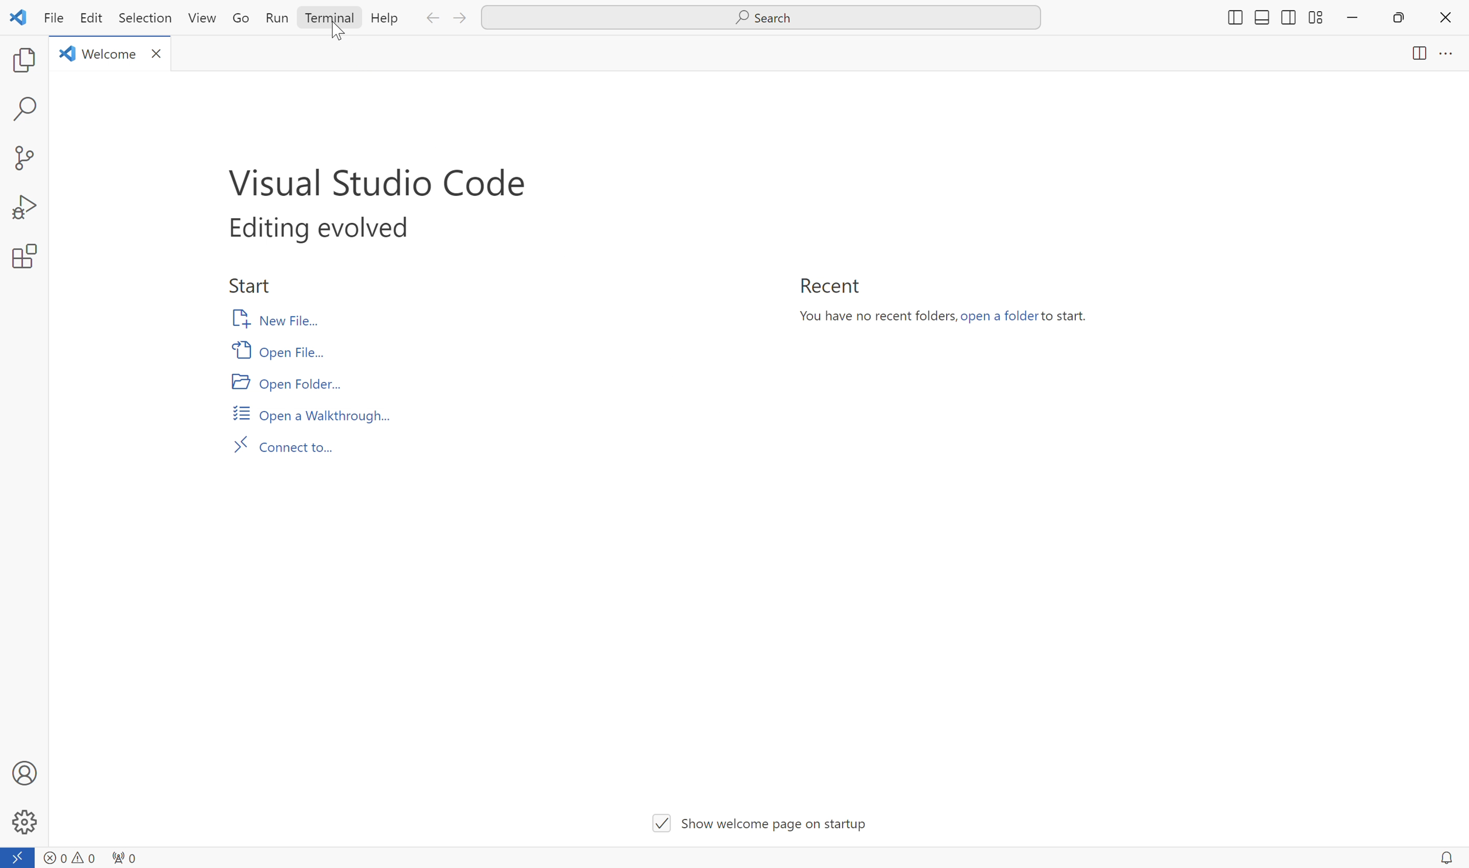  What do you see at coordinates (1352, 18) in the screenshot?
I see `minimize` at bounding box center [1352, 18].